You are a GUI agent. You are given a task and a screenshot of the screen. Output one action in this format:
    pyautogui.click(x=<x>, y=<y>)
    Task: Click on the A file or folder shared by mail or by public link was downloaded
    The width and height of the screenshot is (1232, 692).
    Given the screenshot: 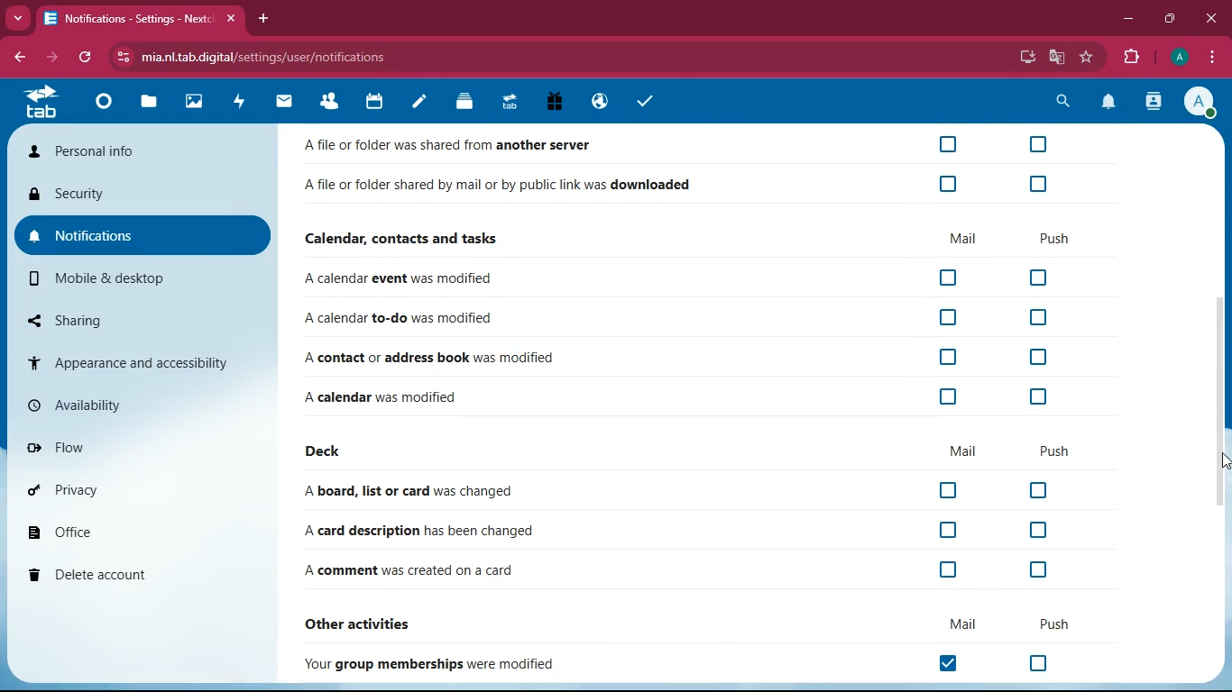 What is the action you would take?
    pyautogui.click(x=499, y=187)
    